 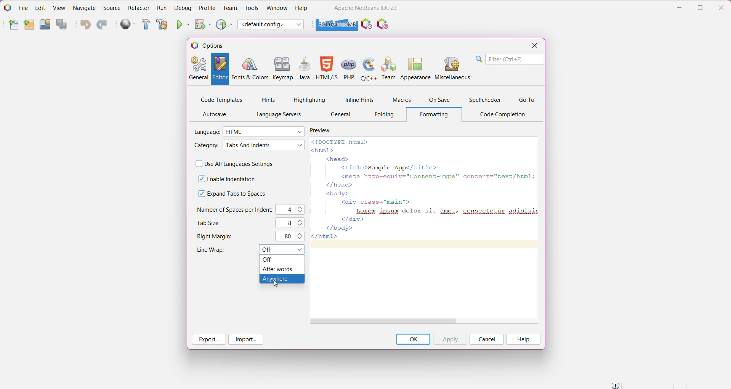 I want to click on Run All, so click(x=128, y=24).